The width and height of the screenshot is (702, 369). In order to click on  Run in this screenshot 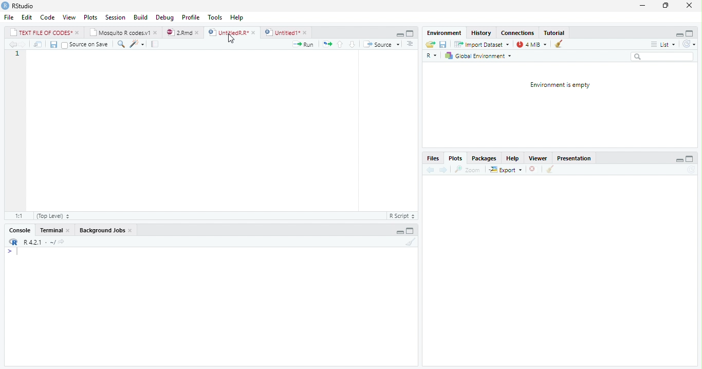, I will do `click(303, 45)`.